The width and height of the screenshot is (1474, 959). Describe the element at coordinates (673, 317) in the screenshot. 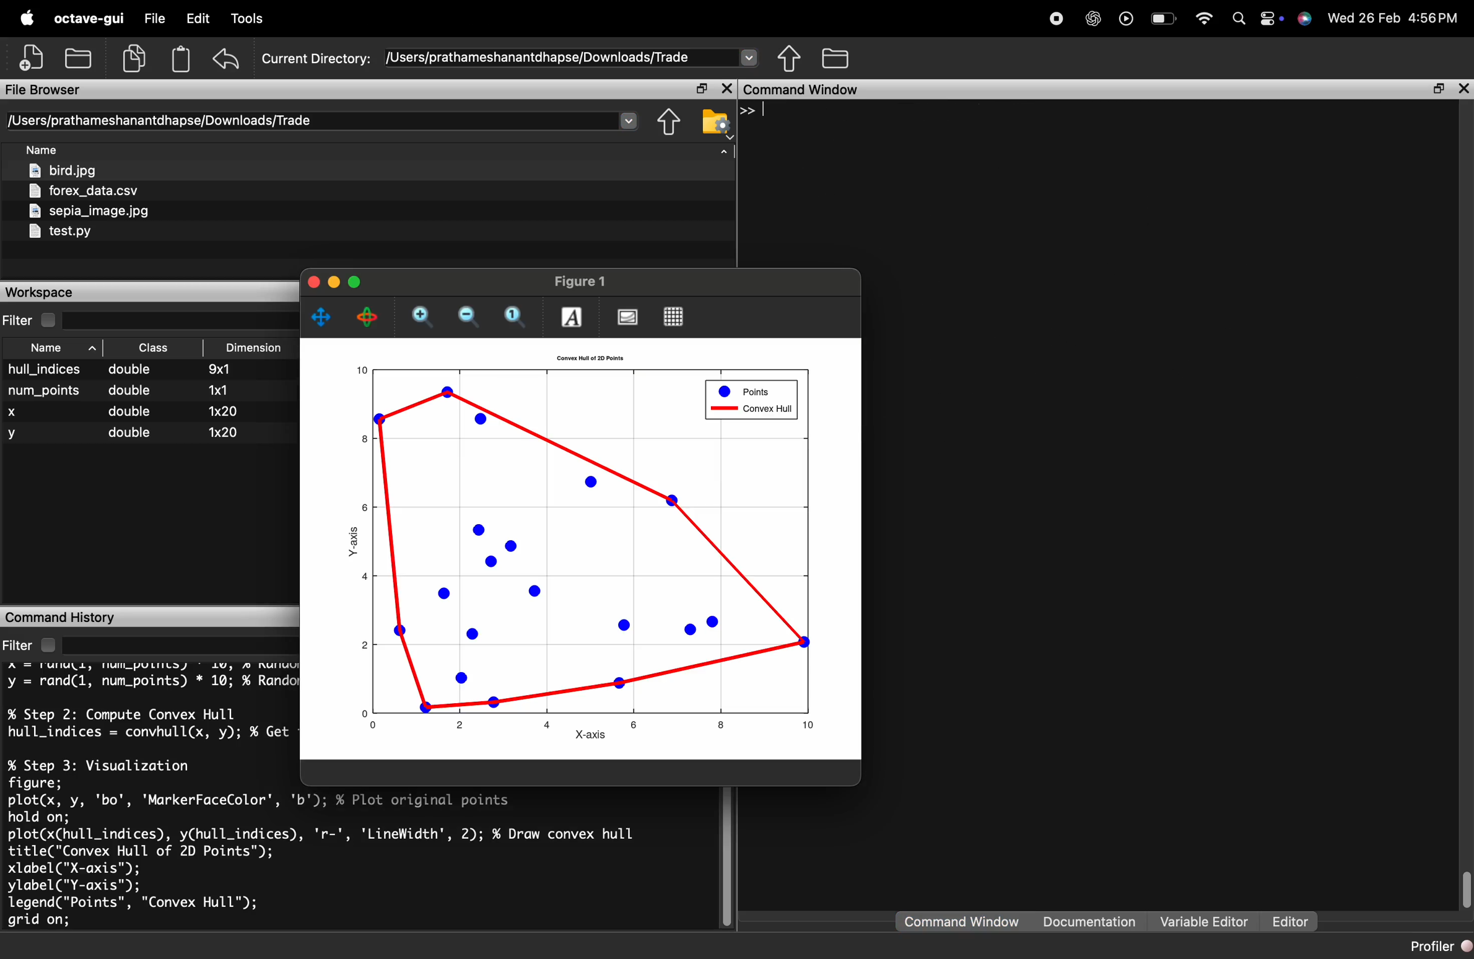

I see `Toggle current axes grid visibility` at that location.